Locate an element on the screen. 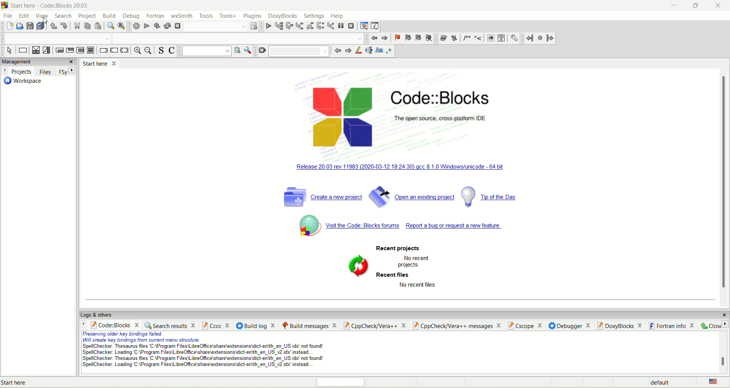 The width and height of the screenshot is (730, 388). last jump is located at coordinates (540, 38).